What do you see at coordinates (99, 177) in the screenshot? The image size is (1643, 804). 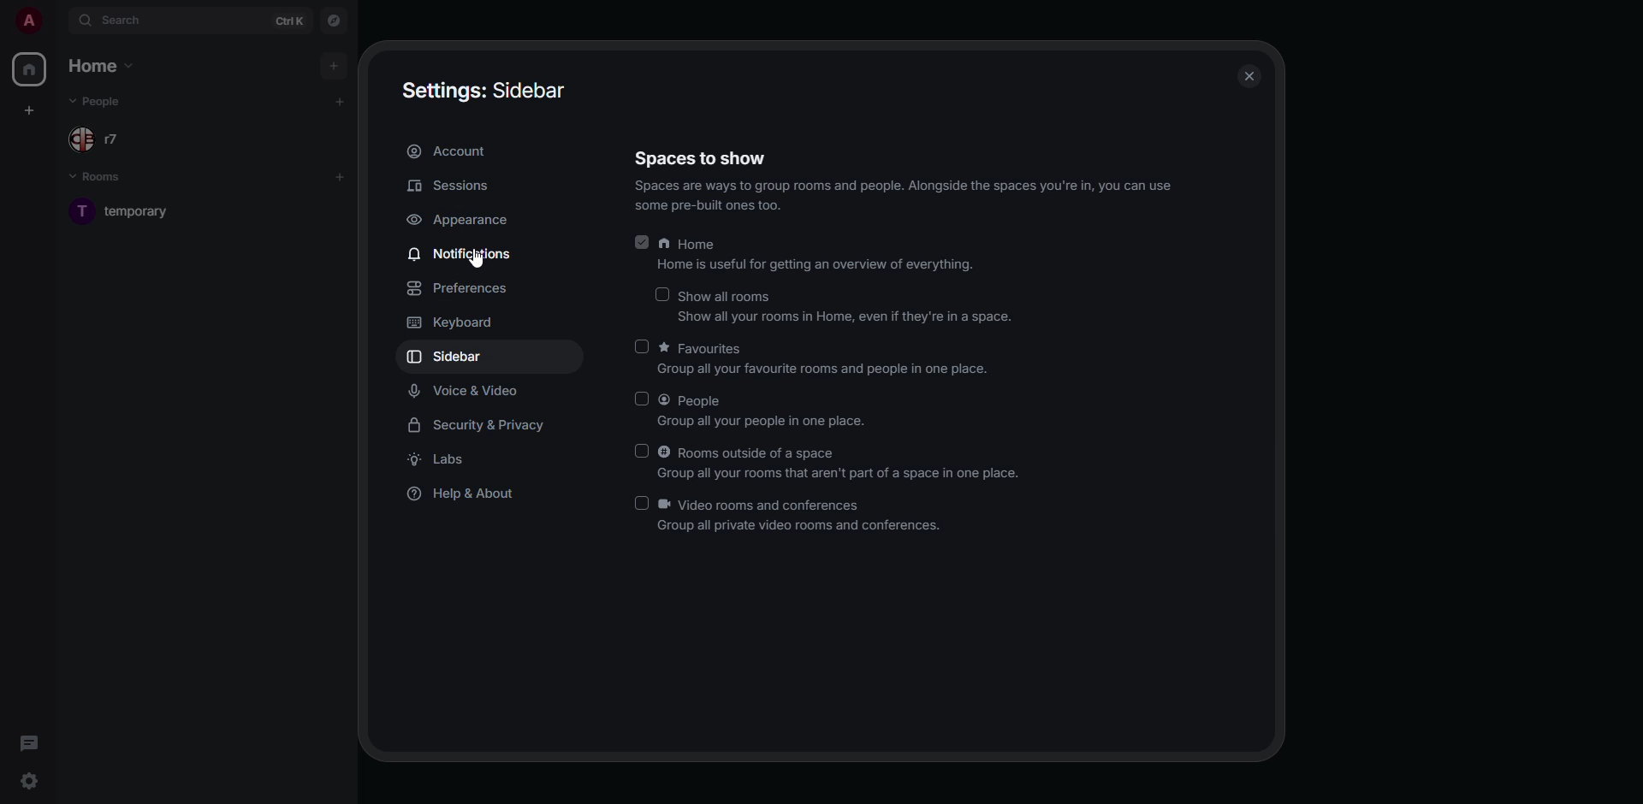 I see `rooms` at bounding box center [99, 177].